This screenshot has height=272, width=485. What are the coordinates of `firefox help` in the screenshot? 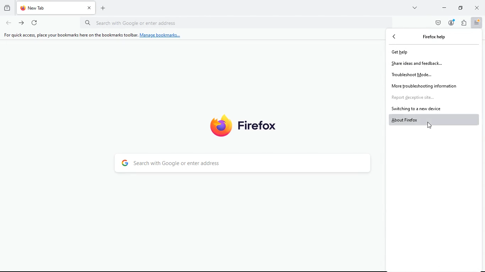 It's located at (435, 36).